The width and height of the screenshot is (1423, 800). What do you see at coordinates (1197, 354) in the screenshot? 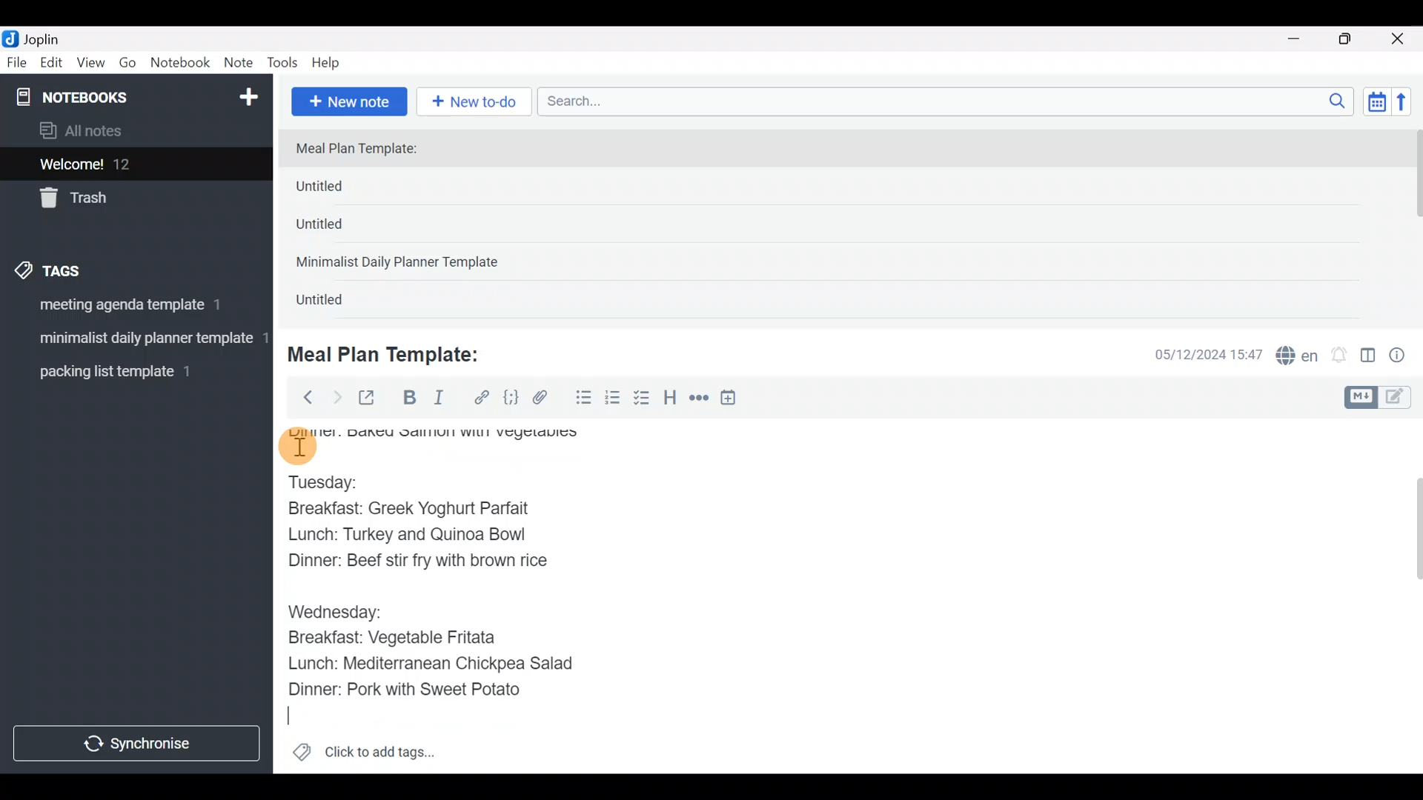
I see `Date & time` at bounding box center [1197, 354].